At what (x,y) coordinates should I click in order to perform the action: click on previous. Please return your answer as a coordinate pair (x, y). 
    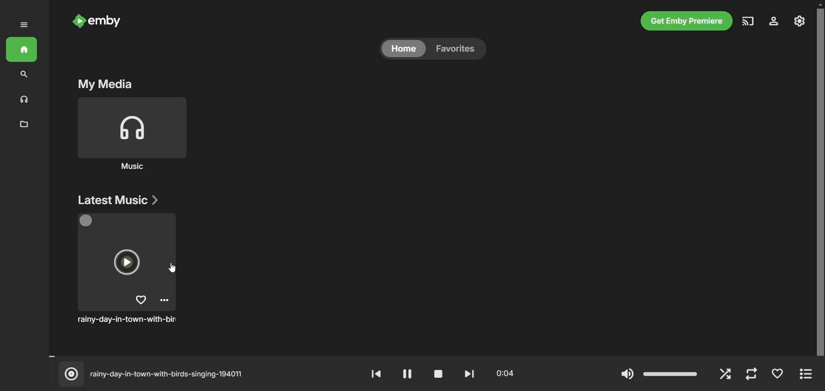
    Looking at the image, I should click on (373, 373).